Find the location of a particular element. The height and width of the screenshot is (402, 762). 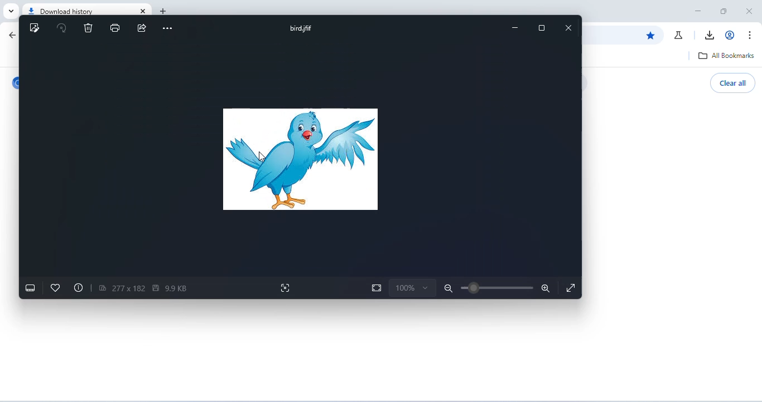

download history is located at coordinates (63, 11).